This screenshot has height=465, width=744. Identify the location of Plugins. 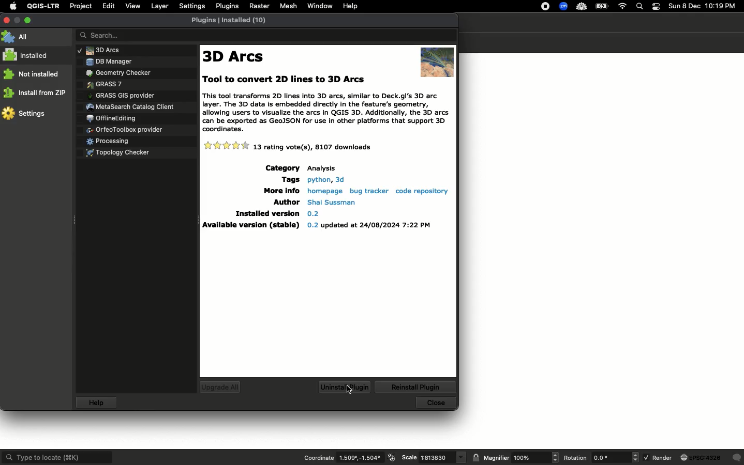
(140, 50).